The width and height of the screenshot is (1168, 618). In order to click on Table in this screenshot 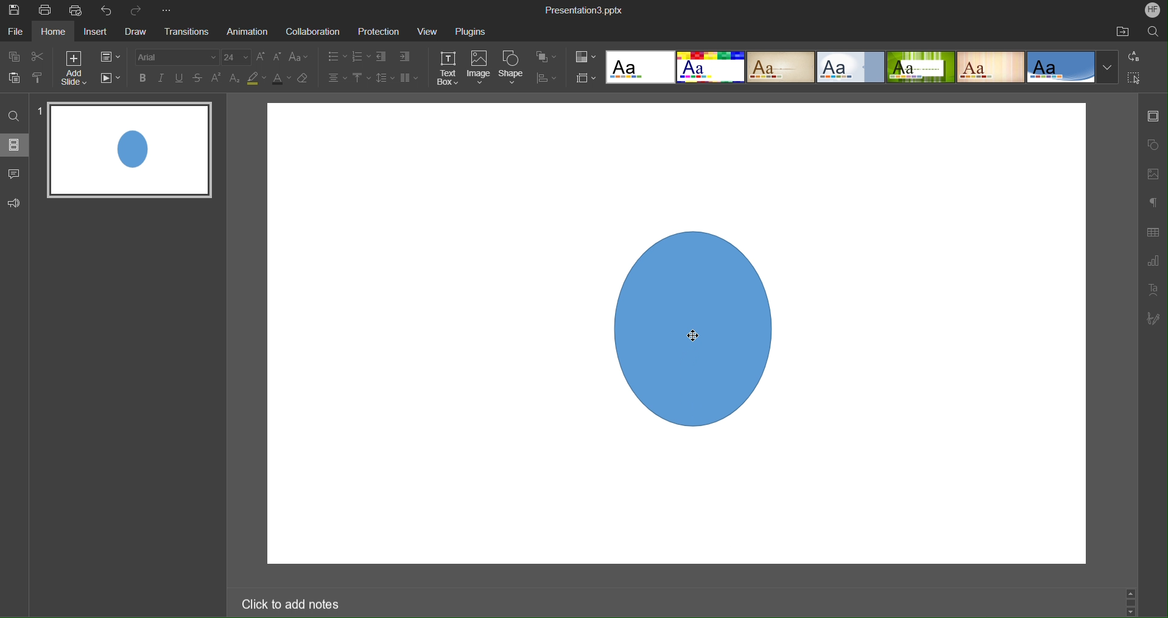, I will do `click(1153, 231)`.